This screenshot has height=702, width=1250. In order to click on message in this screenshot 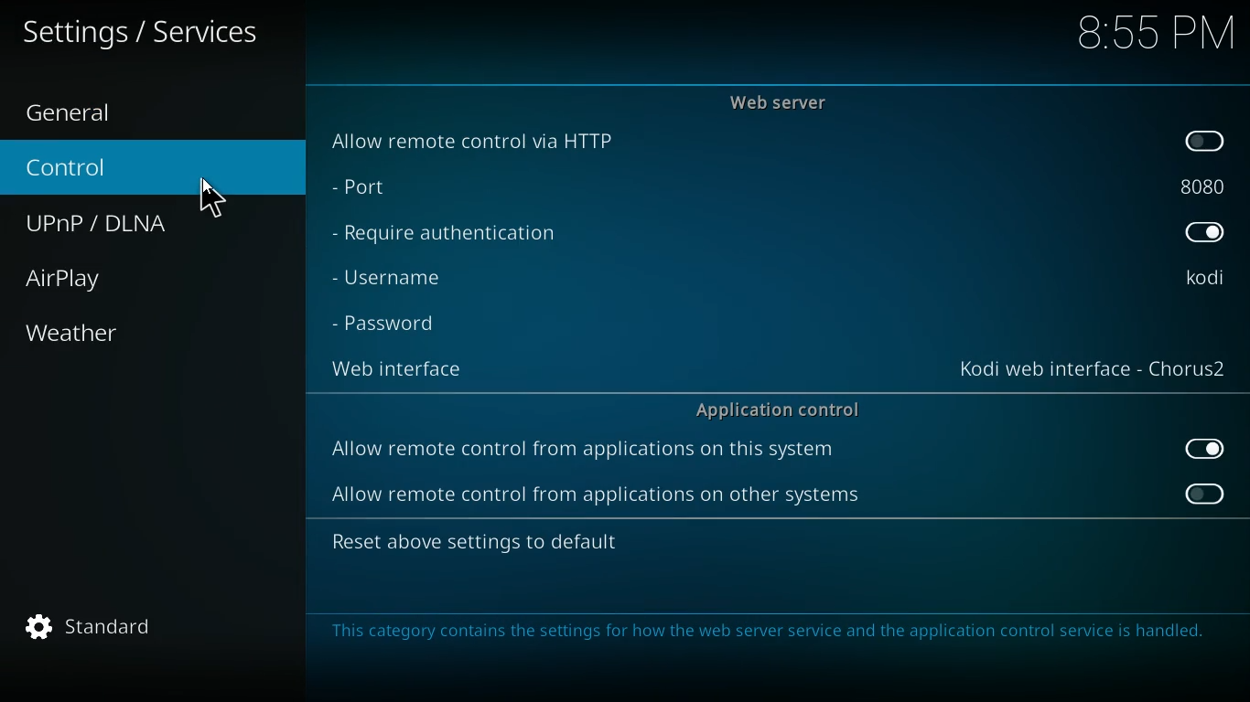, I will do `click(770, 633)`.